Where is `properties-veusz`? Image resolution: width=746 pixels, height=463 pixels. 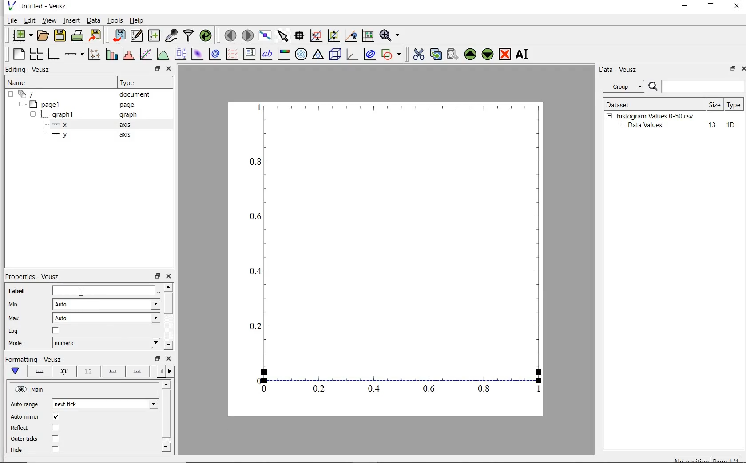
properties-veusz is located at coordinates (32, 277).